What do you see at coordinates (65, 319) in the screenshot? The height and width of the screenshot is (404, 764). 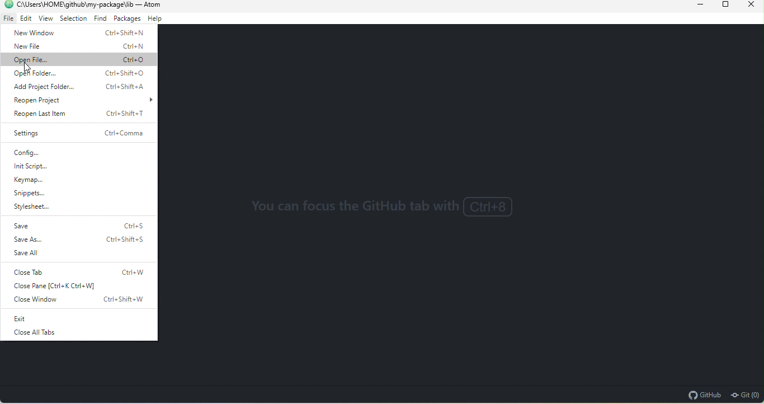 I see `exit` at bounding box center [65, 319].